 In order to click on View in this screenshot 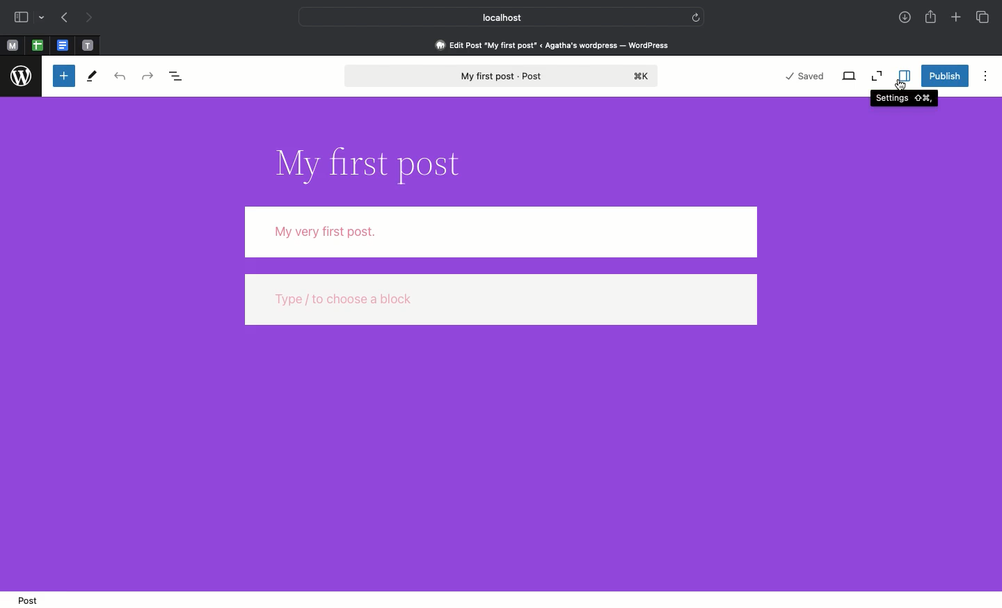, I will do `click(848, 77)`.